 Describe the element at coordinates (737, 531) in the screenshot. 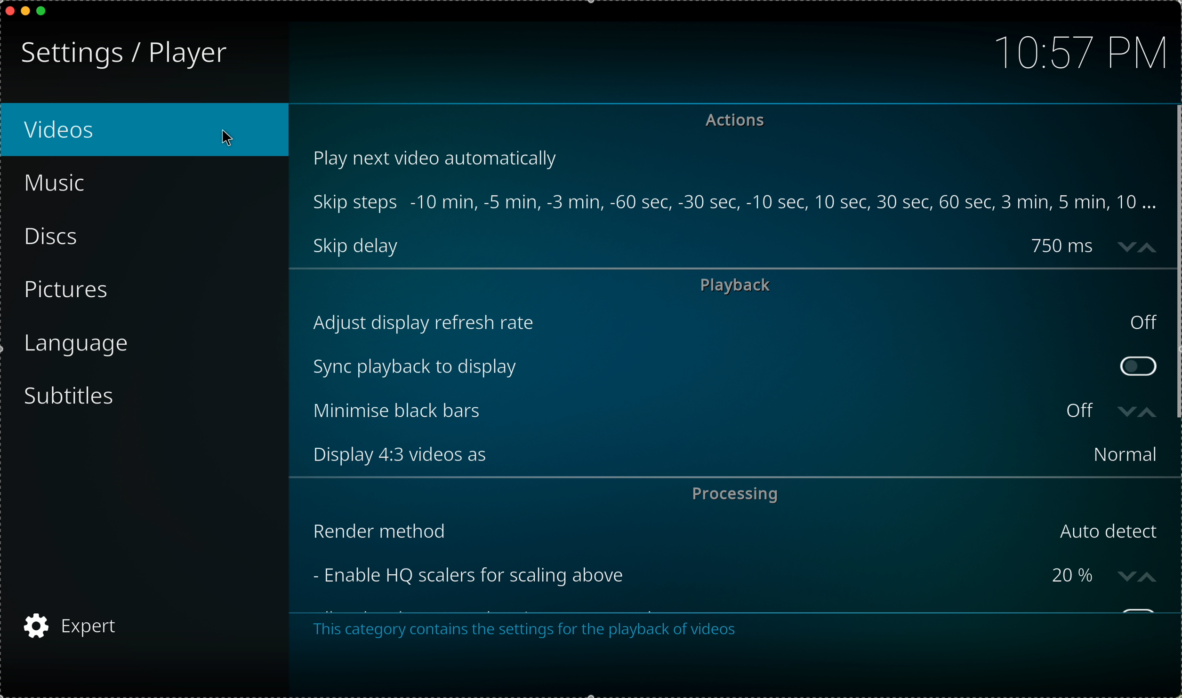

I see `render method  Auto detect` at that location.